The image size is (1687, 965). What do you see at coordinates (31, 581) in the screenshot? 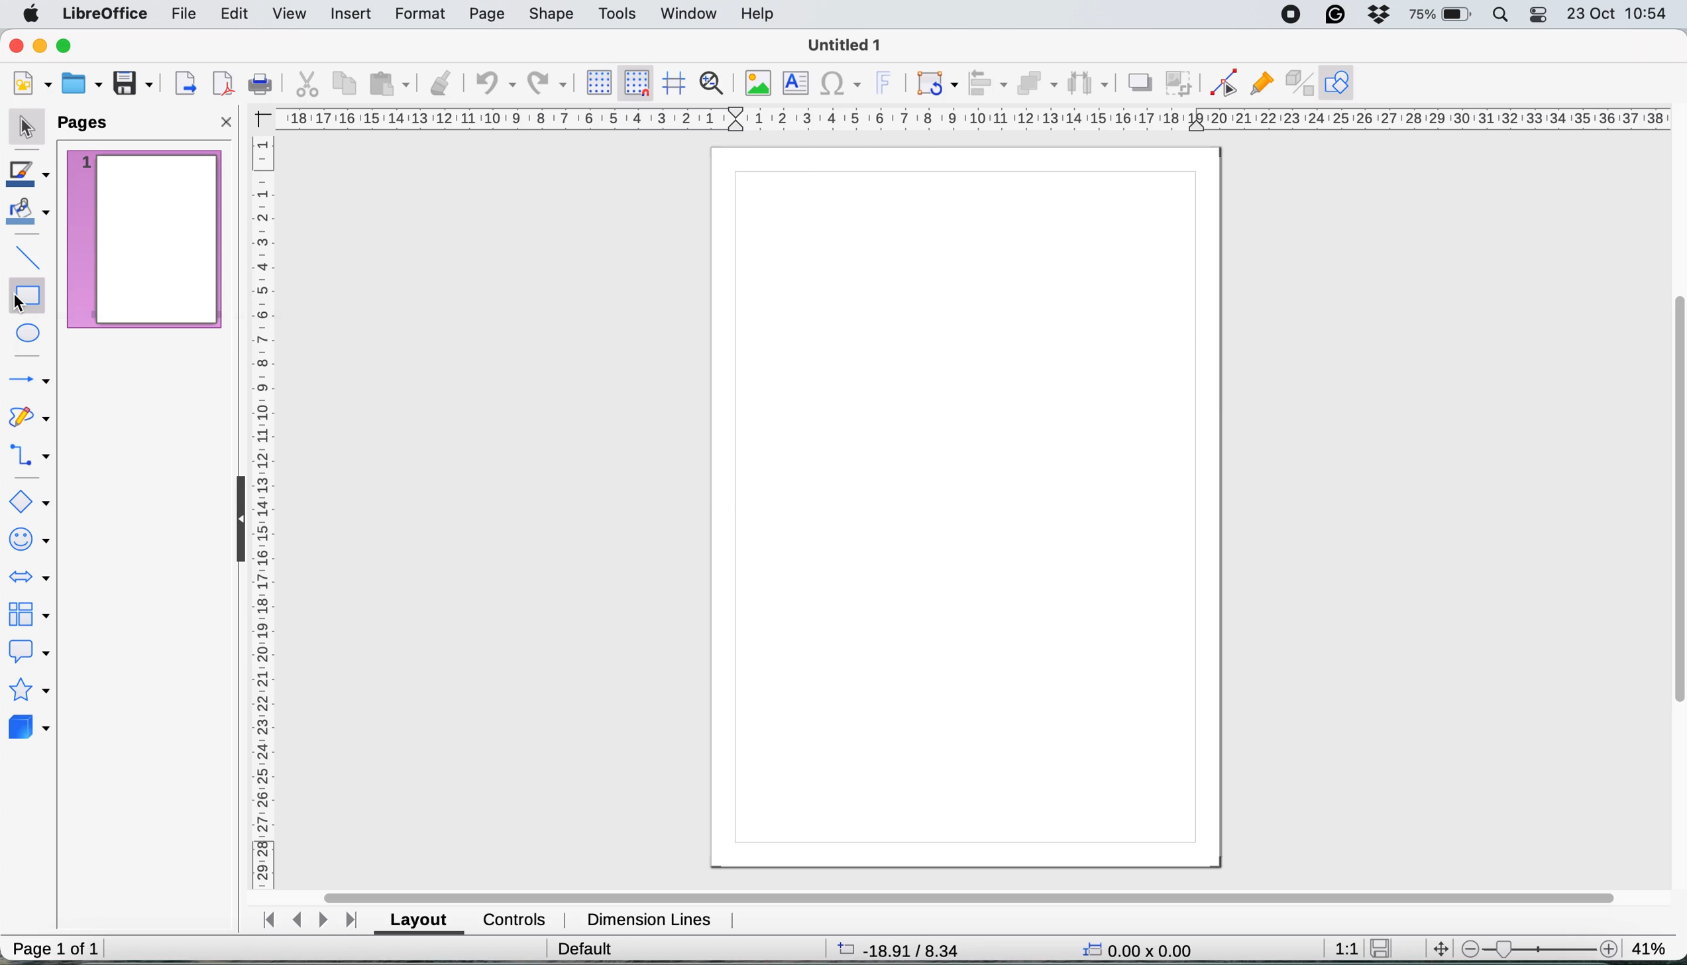
I see `block arrows` at bounding box center [31, 581].